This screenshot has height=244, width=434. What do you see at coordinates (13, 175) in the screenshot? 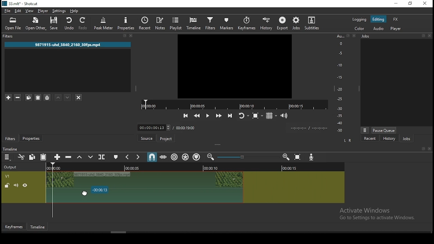
I see `VT` at bounding box center [13, 175].